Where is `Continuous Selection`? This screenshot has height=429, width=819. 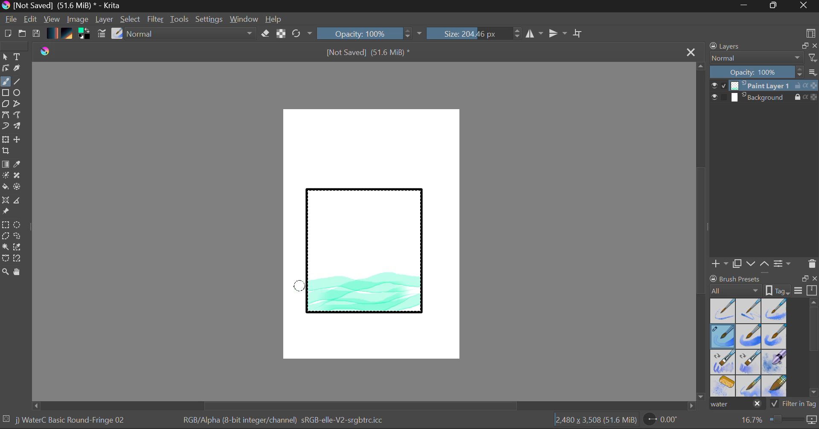 Continuous Selection is located at coordinates (5, 246).